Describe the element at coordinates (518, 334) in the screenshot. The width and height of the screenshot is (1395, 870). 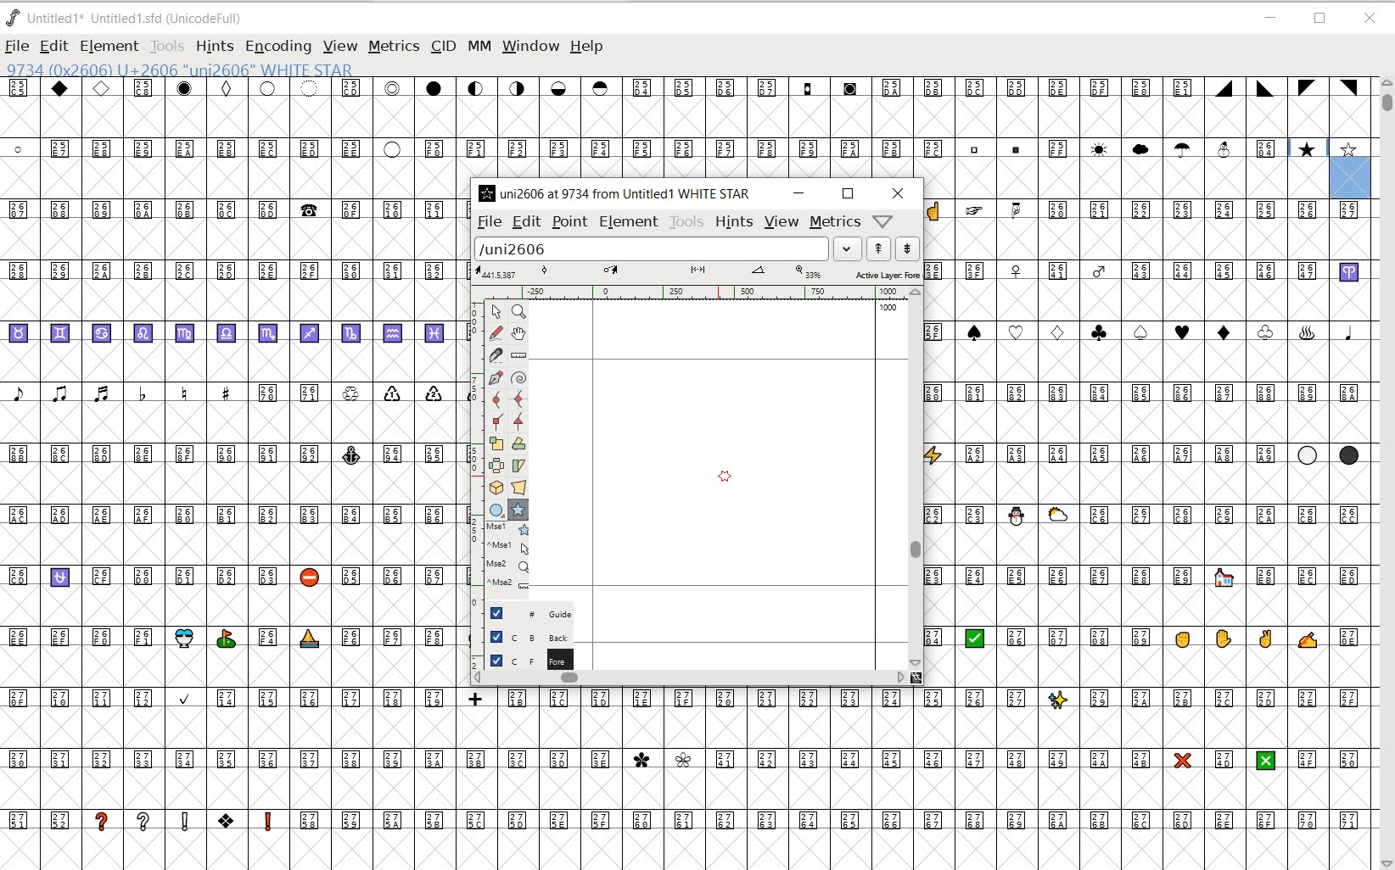
I see `SCROLL BY HAND` at that location.